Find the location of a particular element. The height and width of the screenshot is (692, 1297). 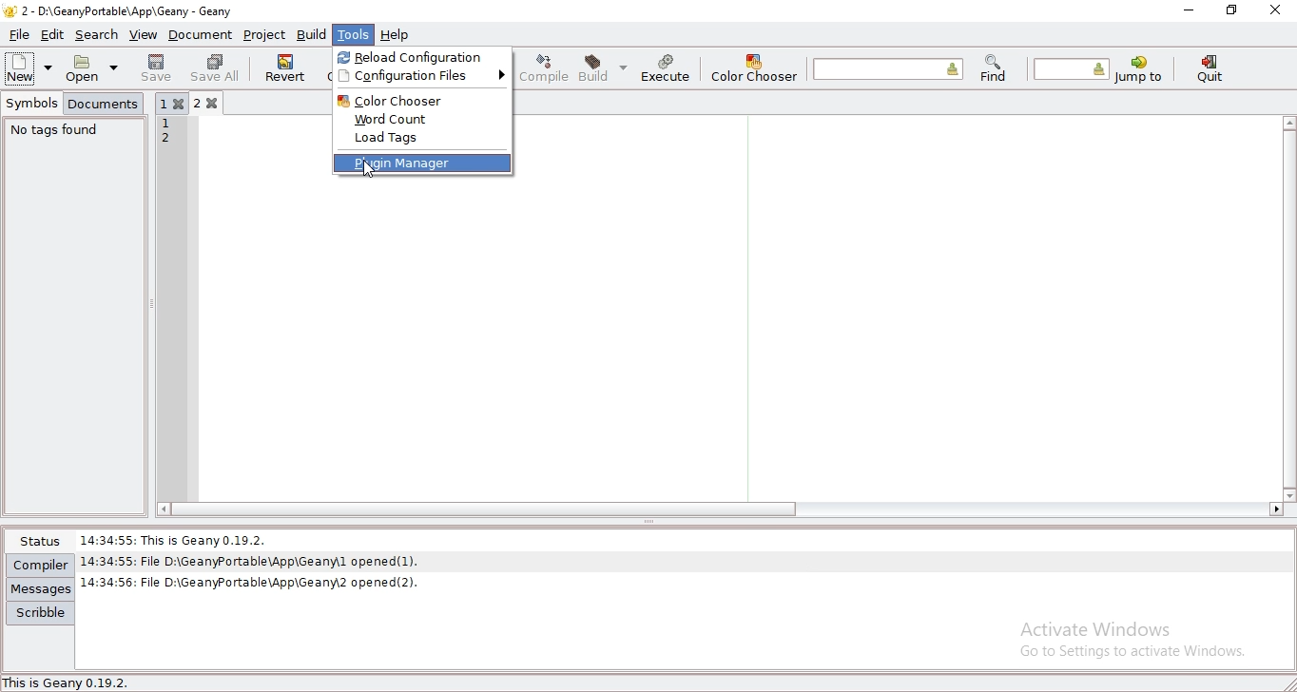

help is located at coordinates (397, 36).